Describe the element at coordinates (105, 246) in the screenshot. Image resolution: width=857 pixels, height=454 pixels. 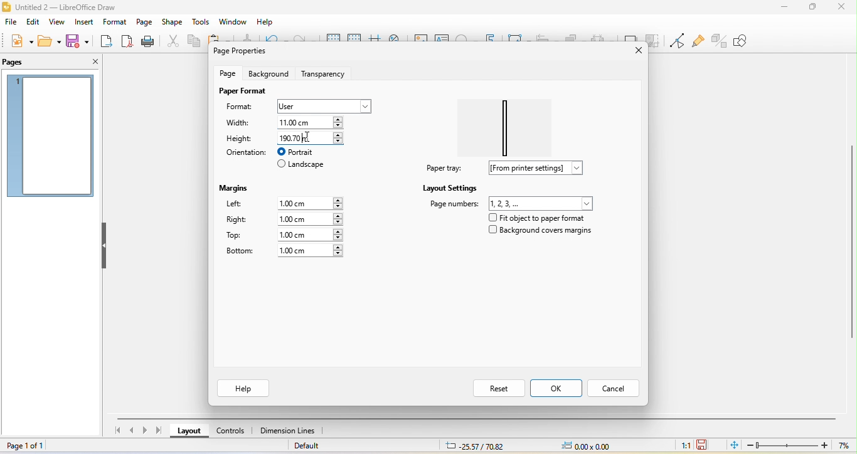
I see `hide` at that location.